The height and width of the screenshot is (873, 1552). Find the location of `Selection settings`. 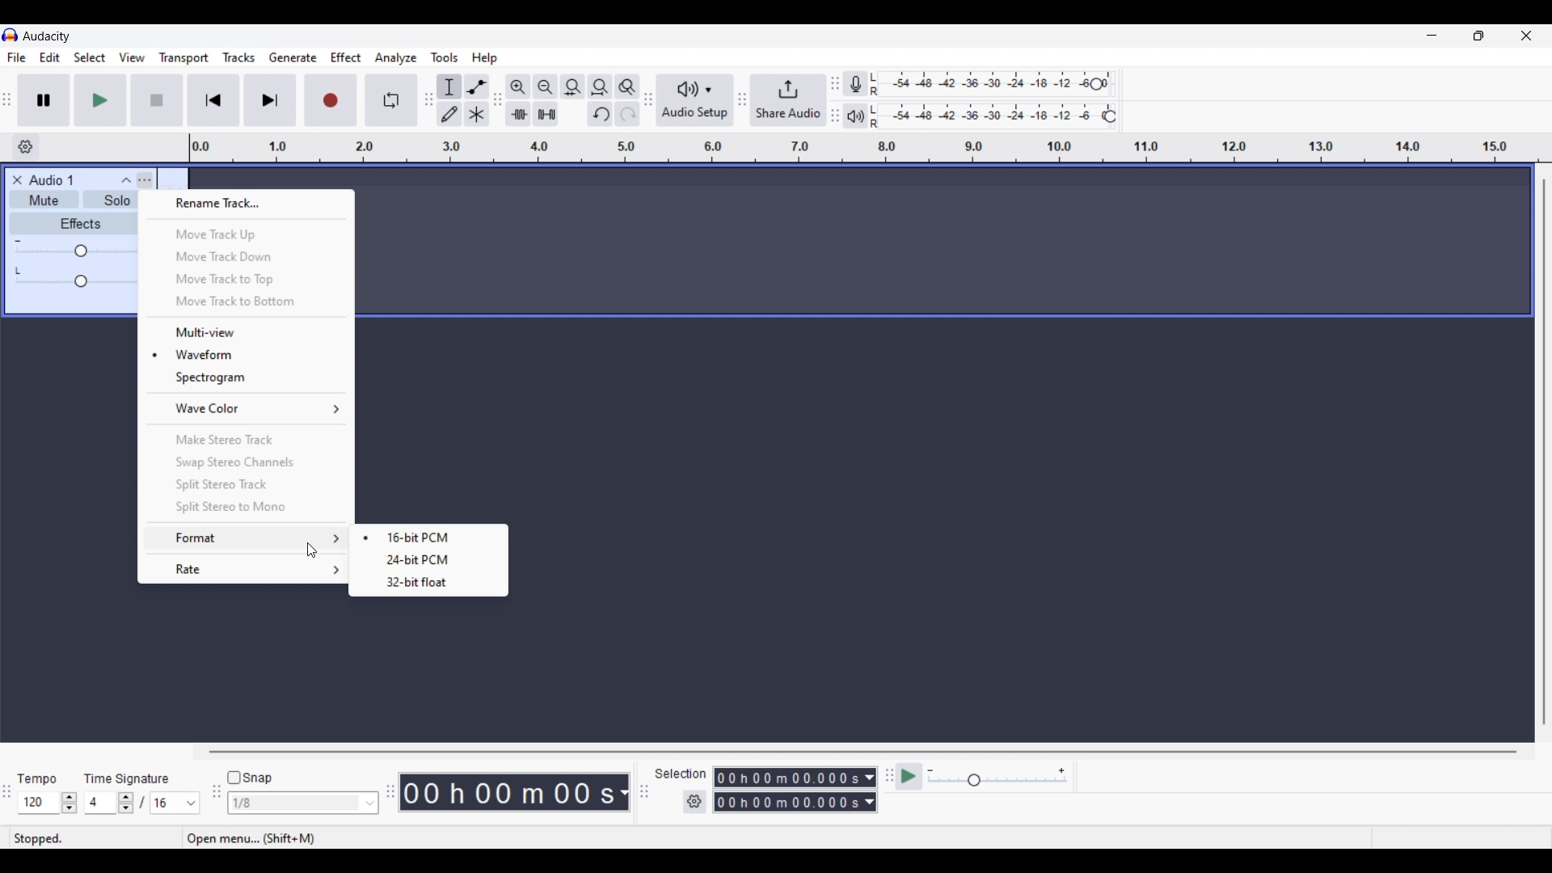

Selection settings is located at coordinates (695, 802).